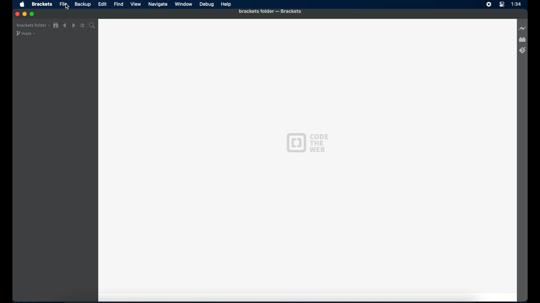 The height and width of the screenshot is (303, 540). I want to click on Navigate forward, so click(73, 26).